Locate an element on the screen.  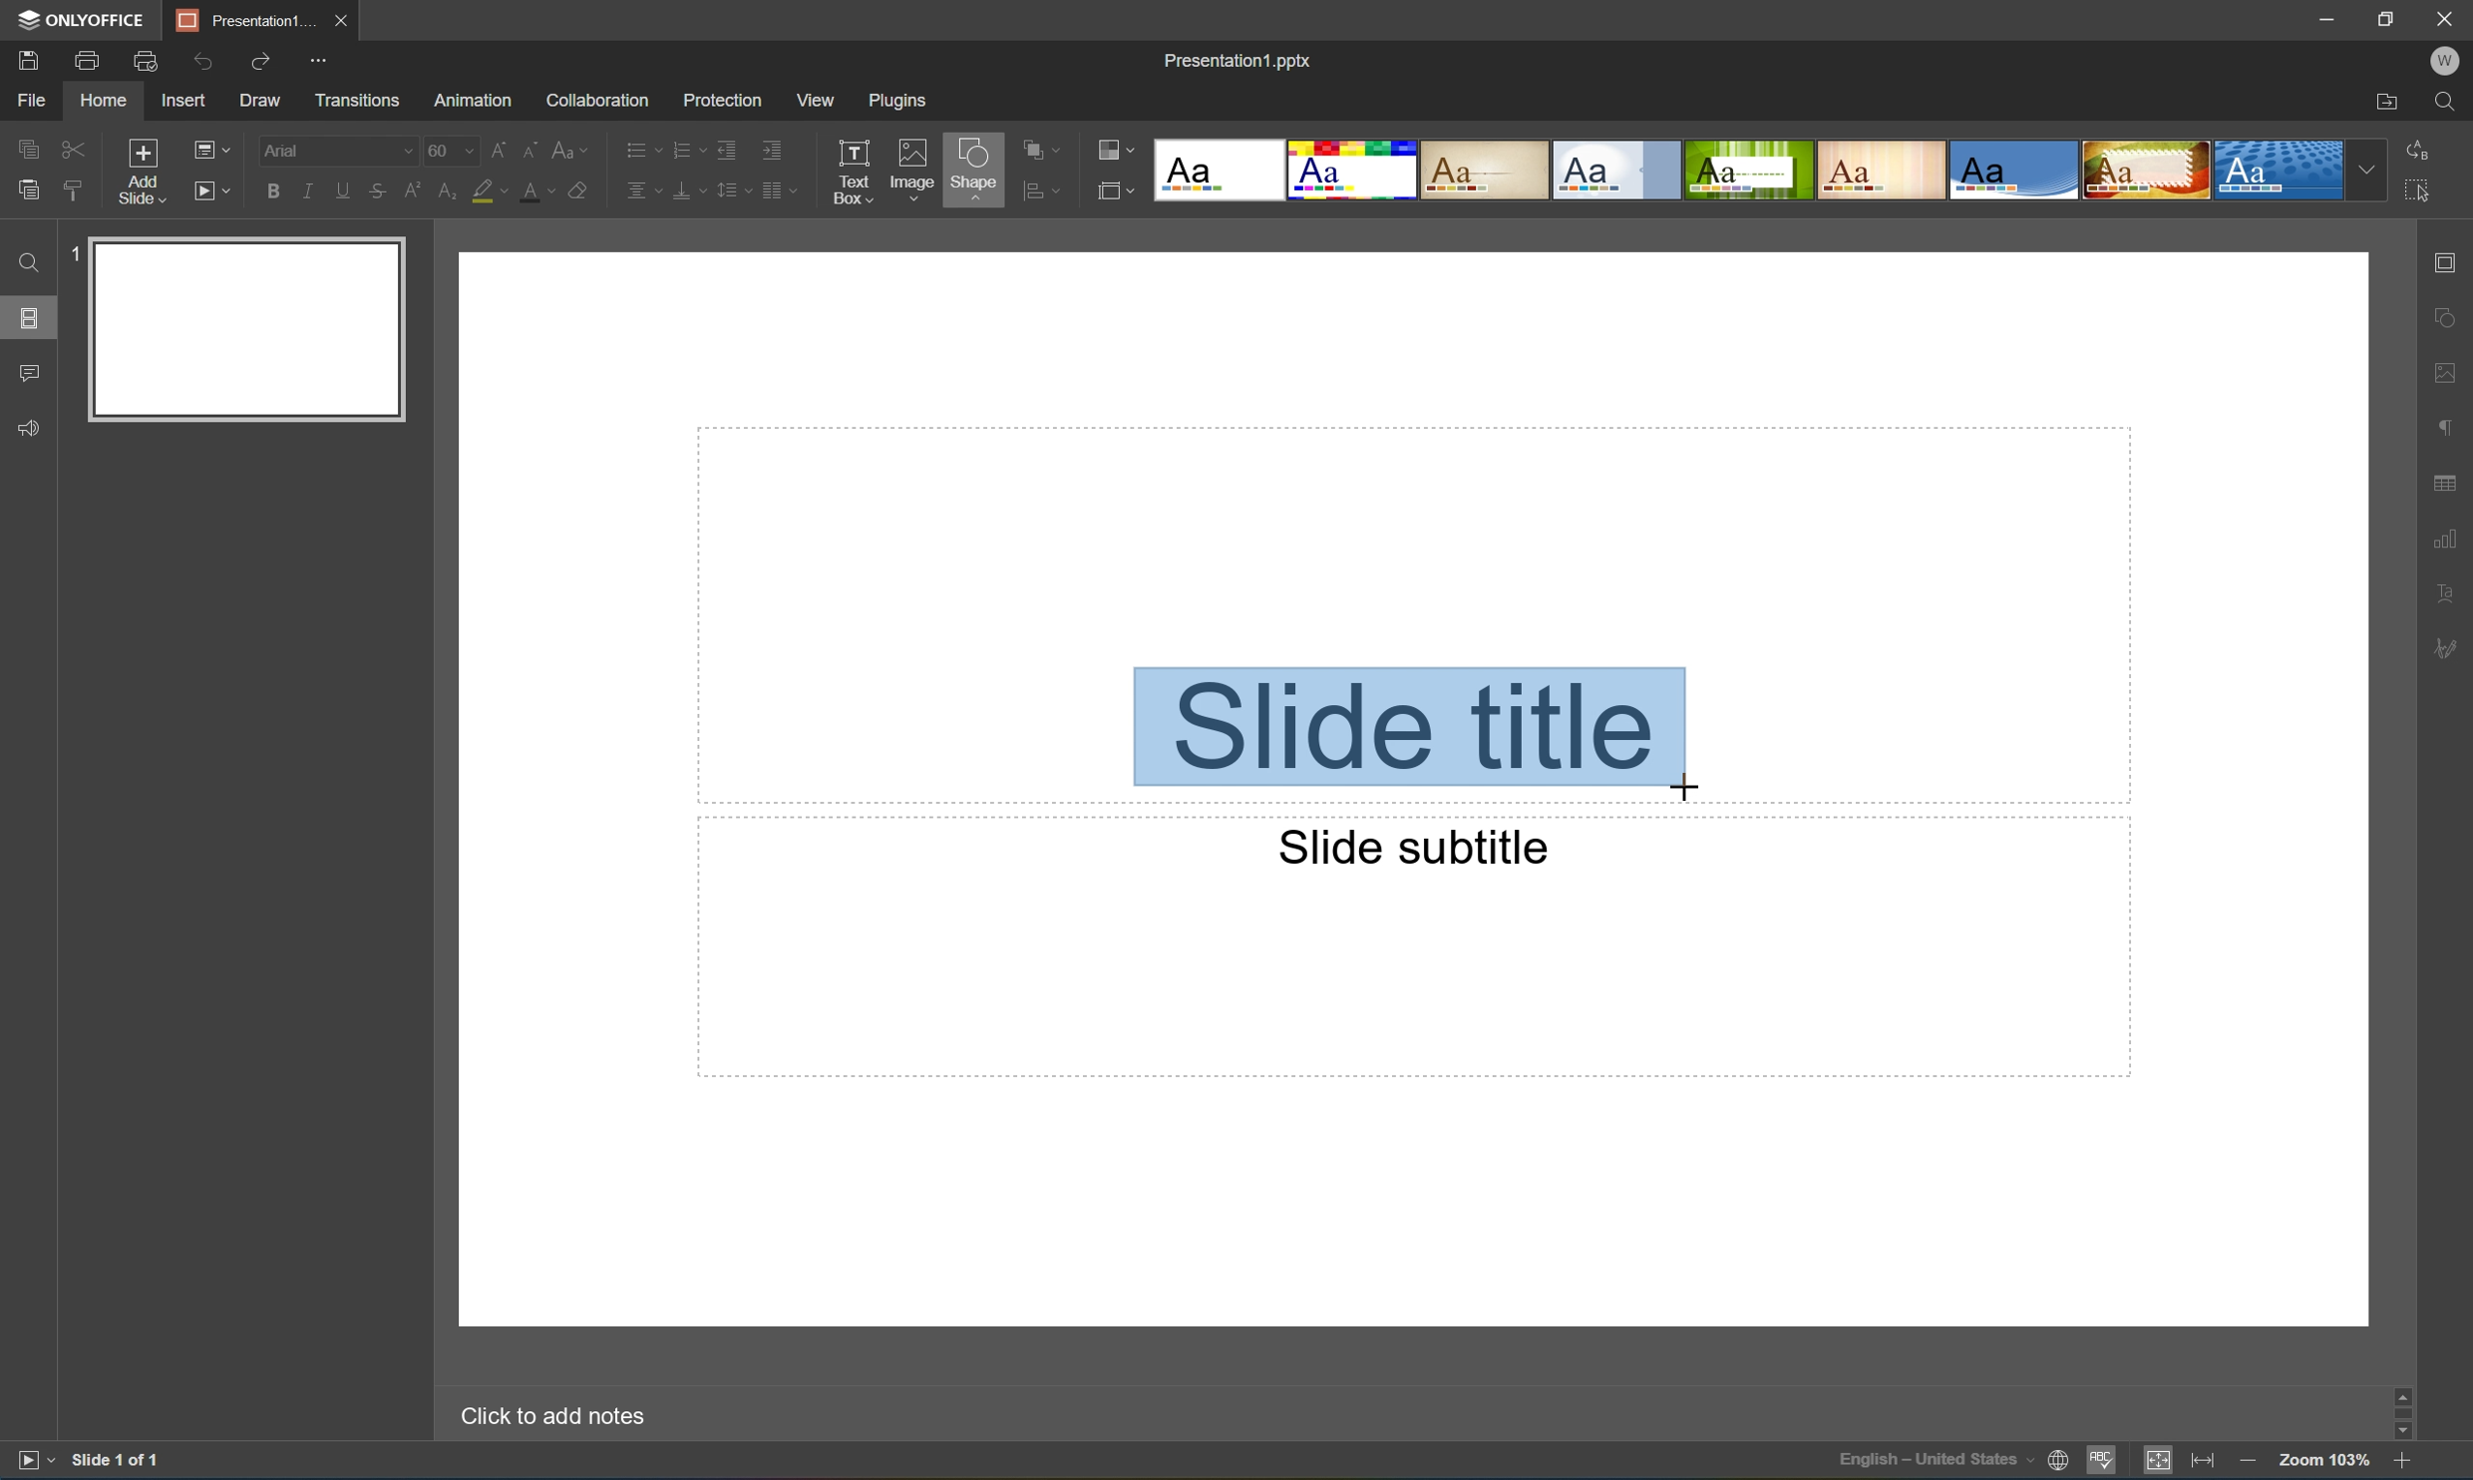
Customize quick access toolbar is located at coordinates (314, 59).